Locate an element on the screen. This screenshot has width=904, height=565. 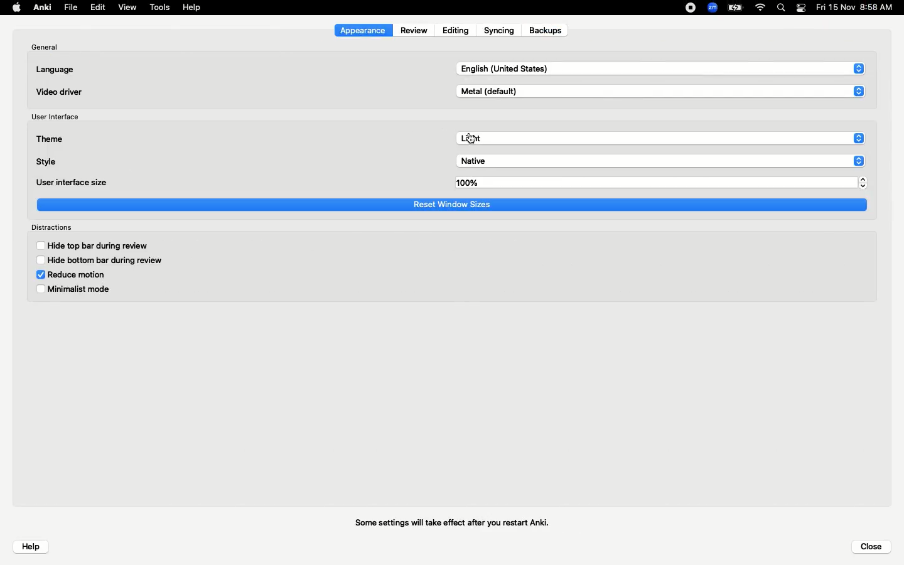
Review is located at coordinates (417, 30).